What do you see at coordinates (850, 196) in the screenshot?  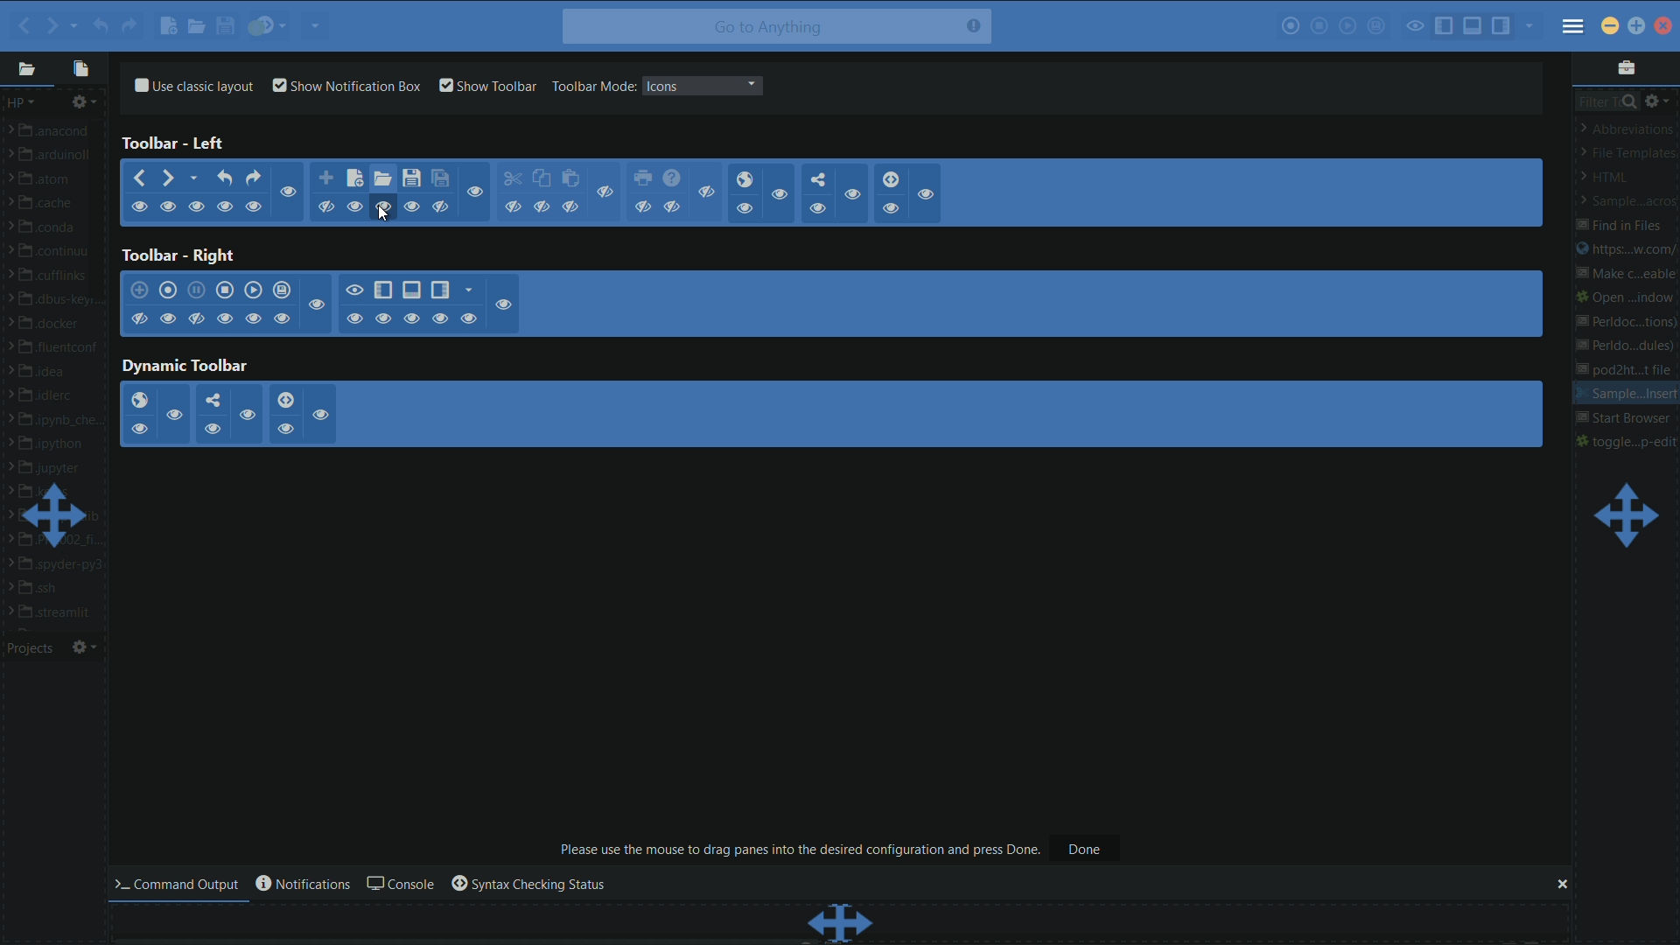 I see `show/hide` at bounding box center [850, 196].